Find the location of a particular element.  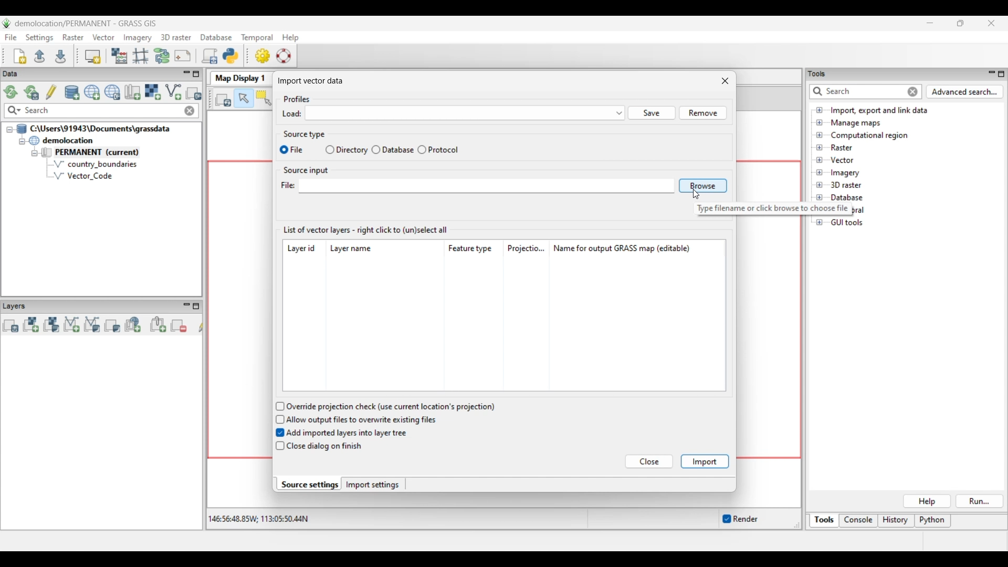

checkbox is located at coordinates (277, 433).